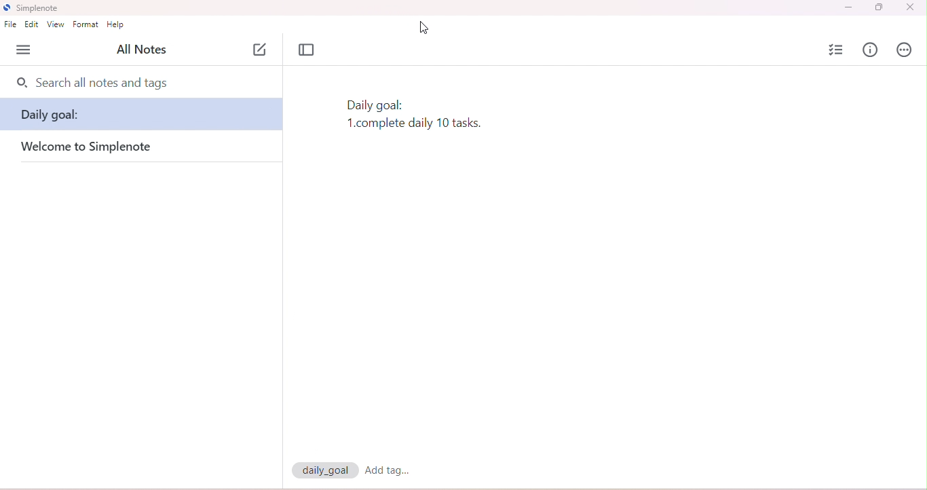  What do you see at coordinates (395, 472) in the screenshot?
I see `add tag` at bounding box center [395, 472].